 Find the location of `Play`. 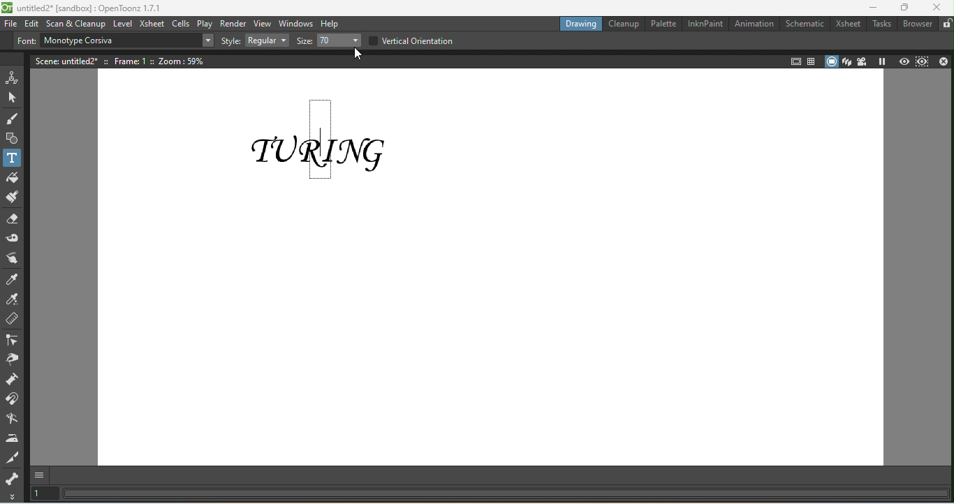

Play is located at coordinates (205, 23).